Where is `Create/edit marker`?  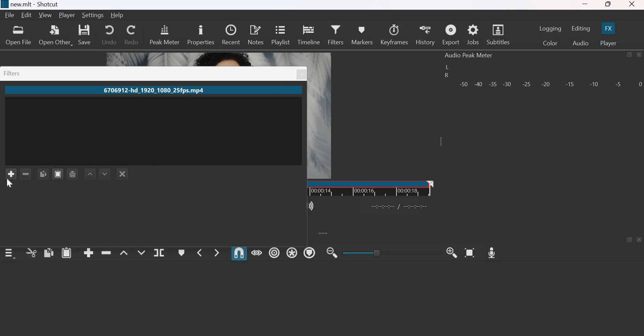 Create/edit marker is located at coordinates (182, 253).